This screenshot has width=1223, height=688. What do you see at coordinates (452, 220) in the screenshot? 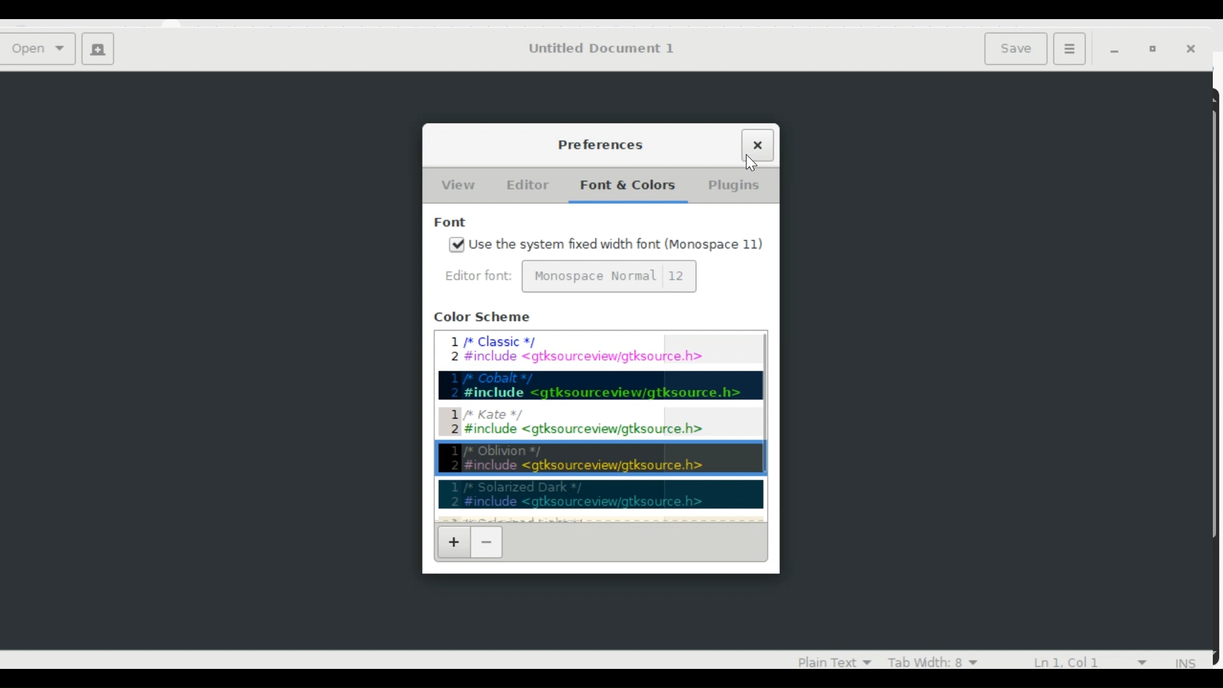
I see `Font` at bounding box center [452, 220].